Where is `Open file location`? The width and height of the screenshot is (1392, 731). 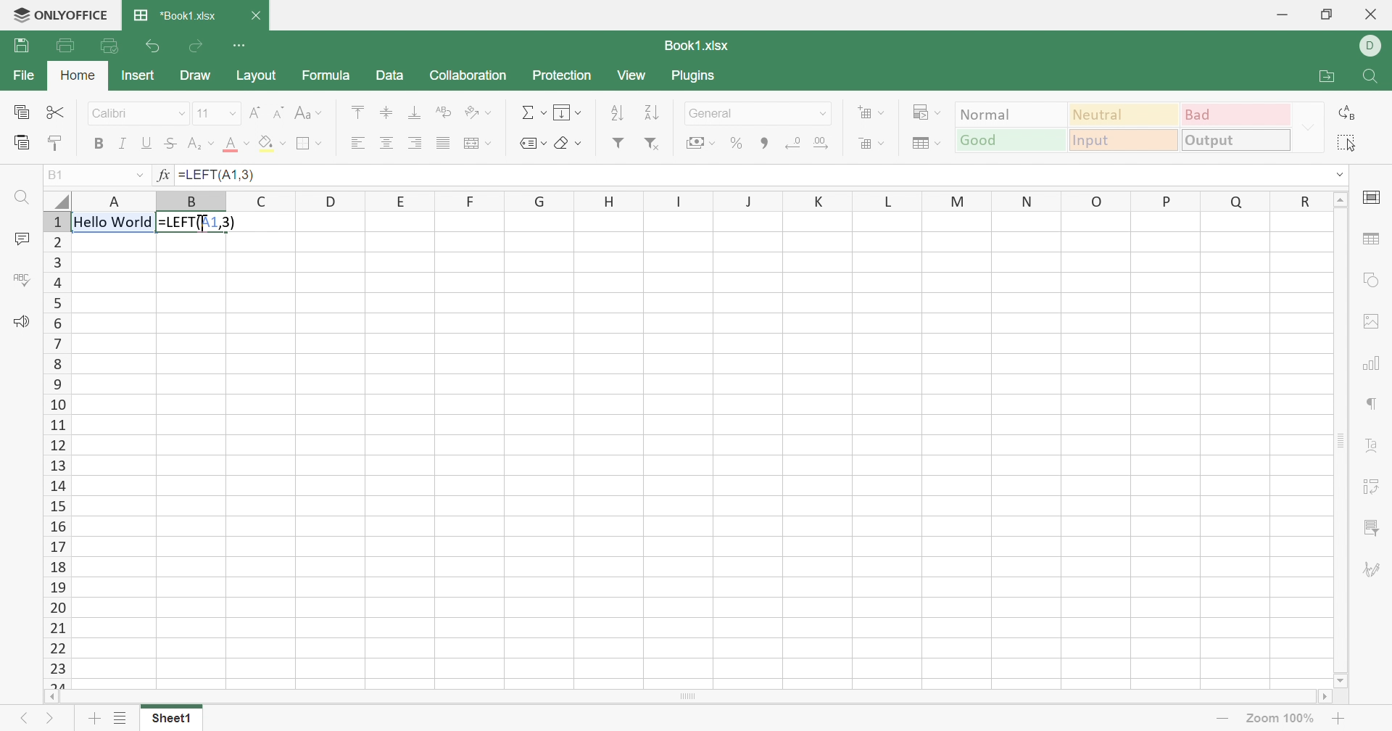 Open file location is located at coordinates (1327, 78).